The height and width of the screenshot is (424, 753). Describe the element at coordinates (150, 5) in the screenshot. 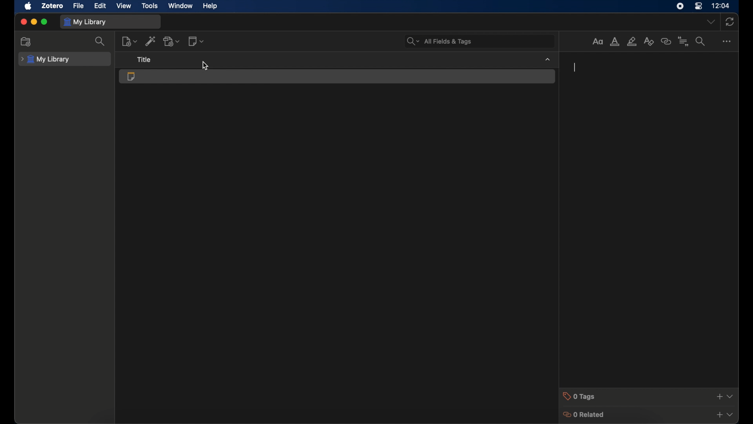

I see `tools` at that location.